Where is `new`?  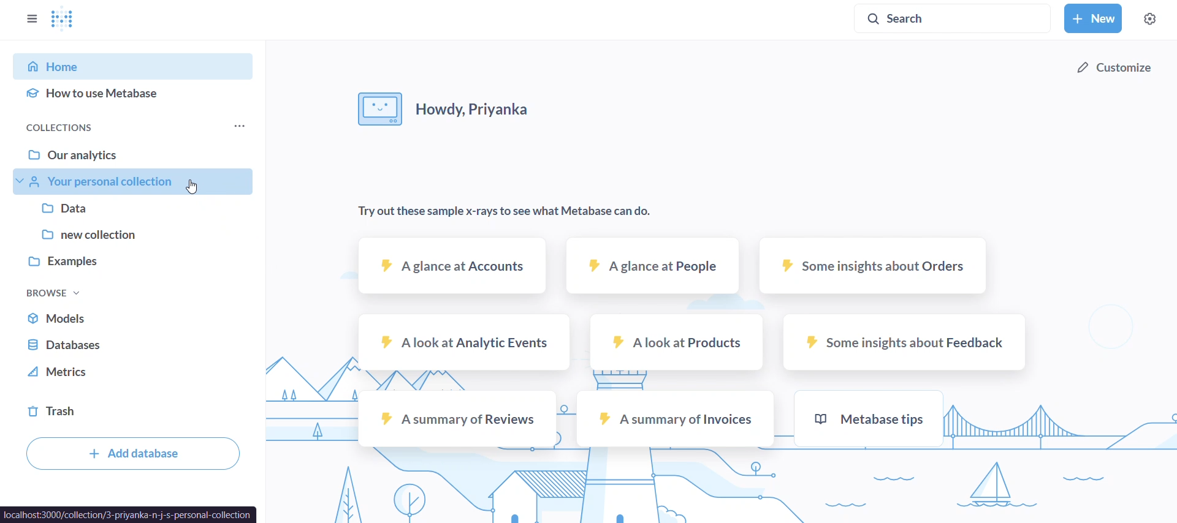 new is located at coordinates (1094, 19).